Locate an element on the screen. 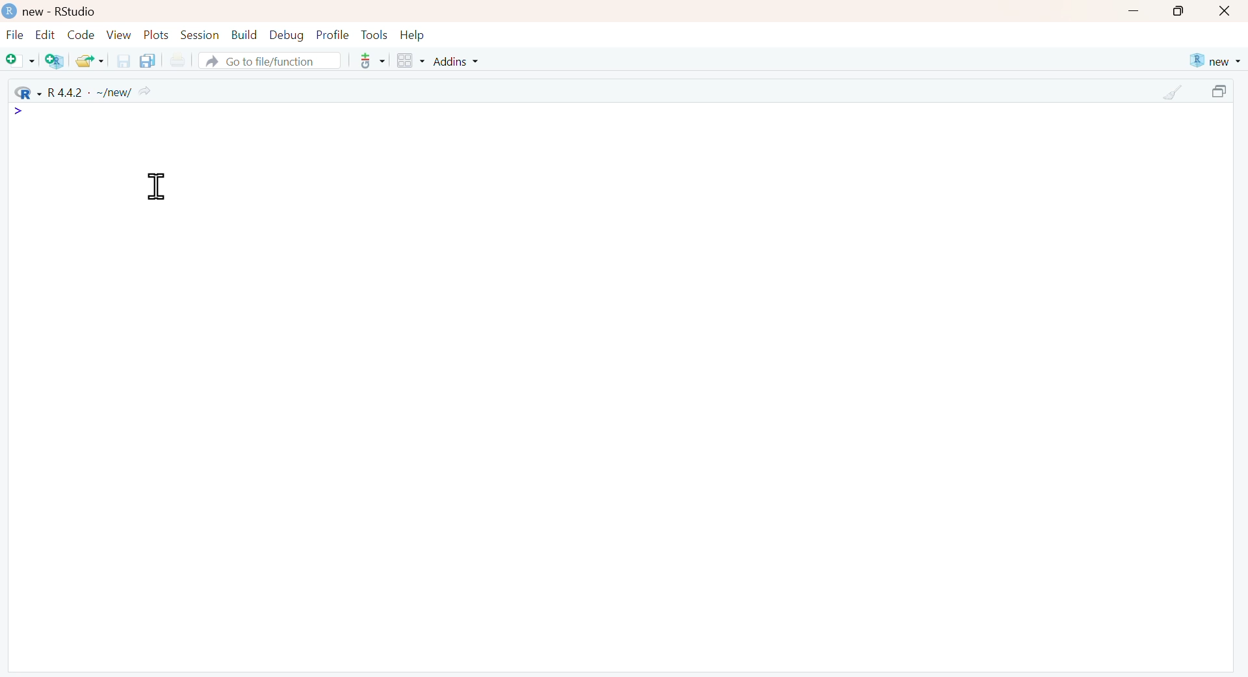 The height and width of the screenshot is (677, 1248). maximize is located at coordinates (1181, 11).